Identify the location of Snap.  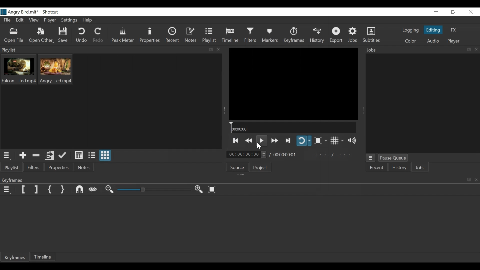
(79, 190).